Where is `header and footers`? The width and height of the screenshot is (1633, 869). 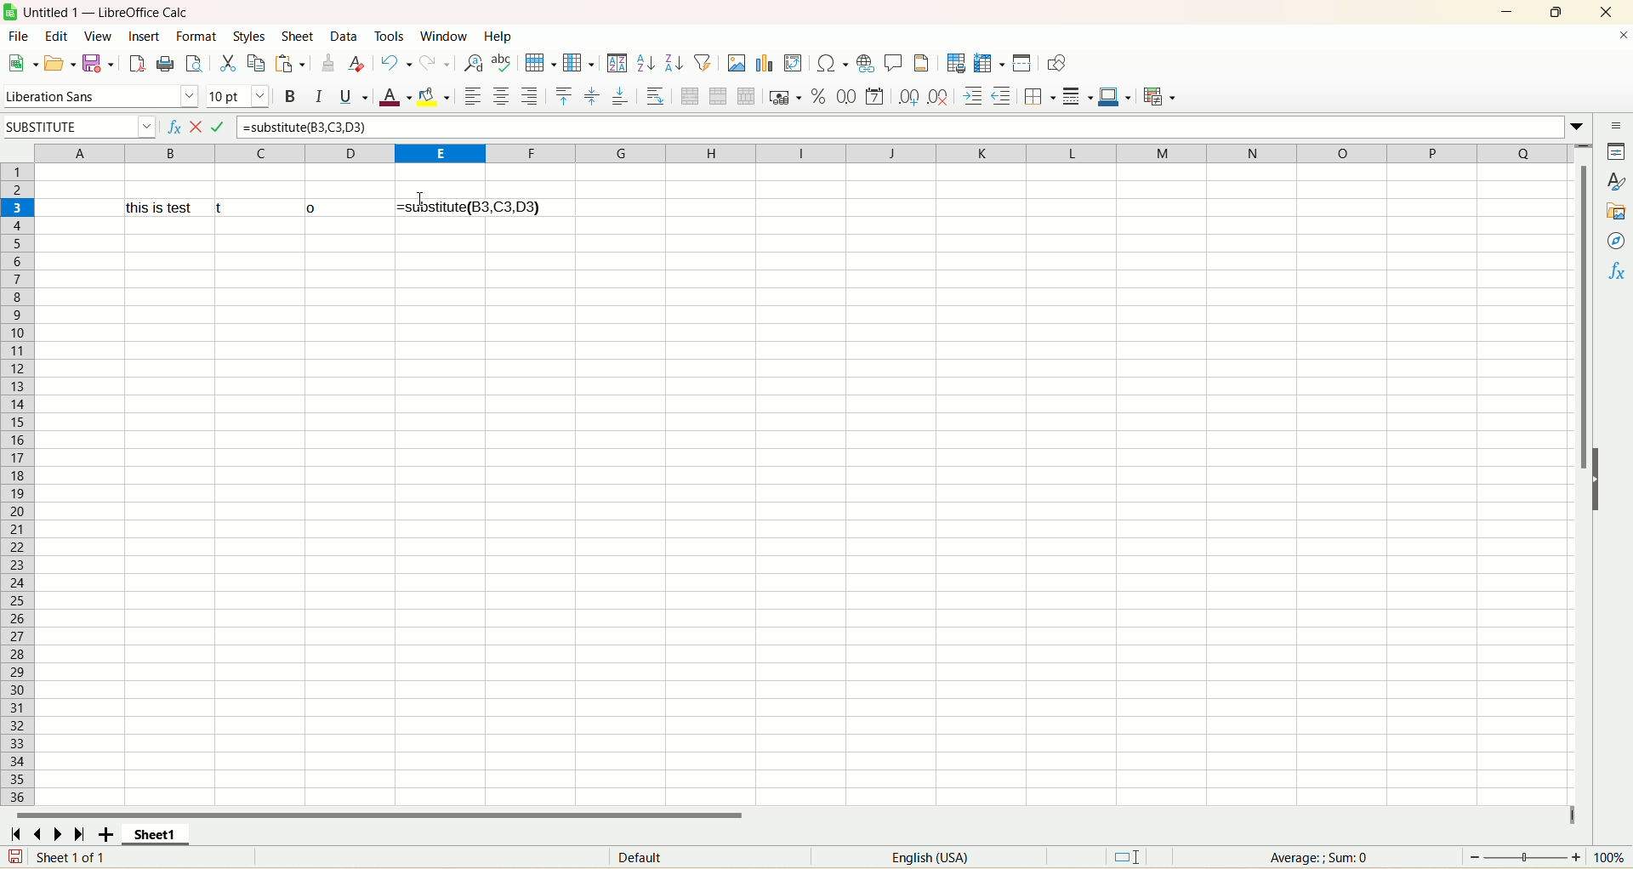
header and footers is located at coordinates (922, 63).